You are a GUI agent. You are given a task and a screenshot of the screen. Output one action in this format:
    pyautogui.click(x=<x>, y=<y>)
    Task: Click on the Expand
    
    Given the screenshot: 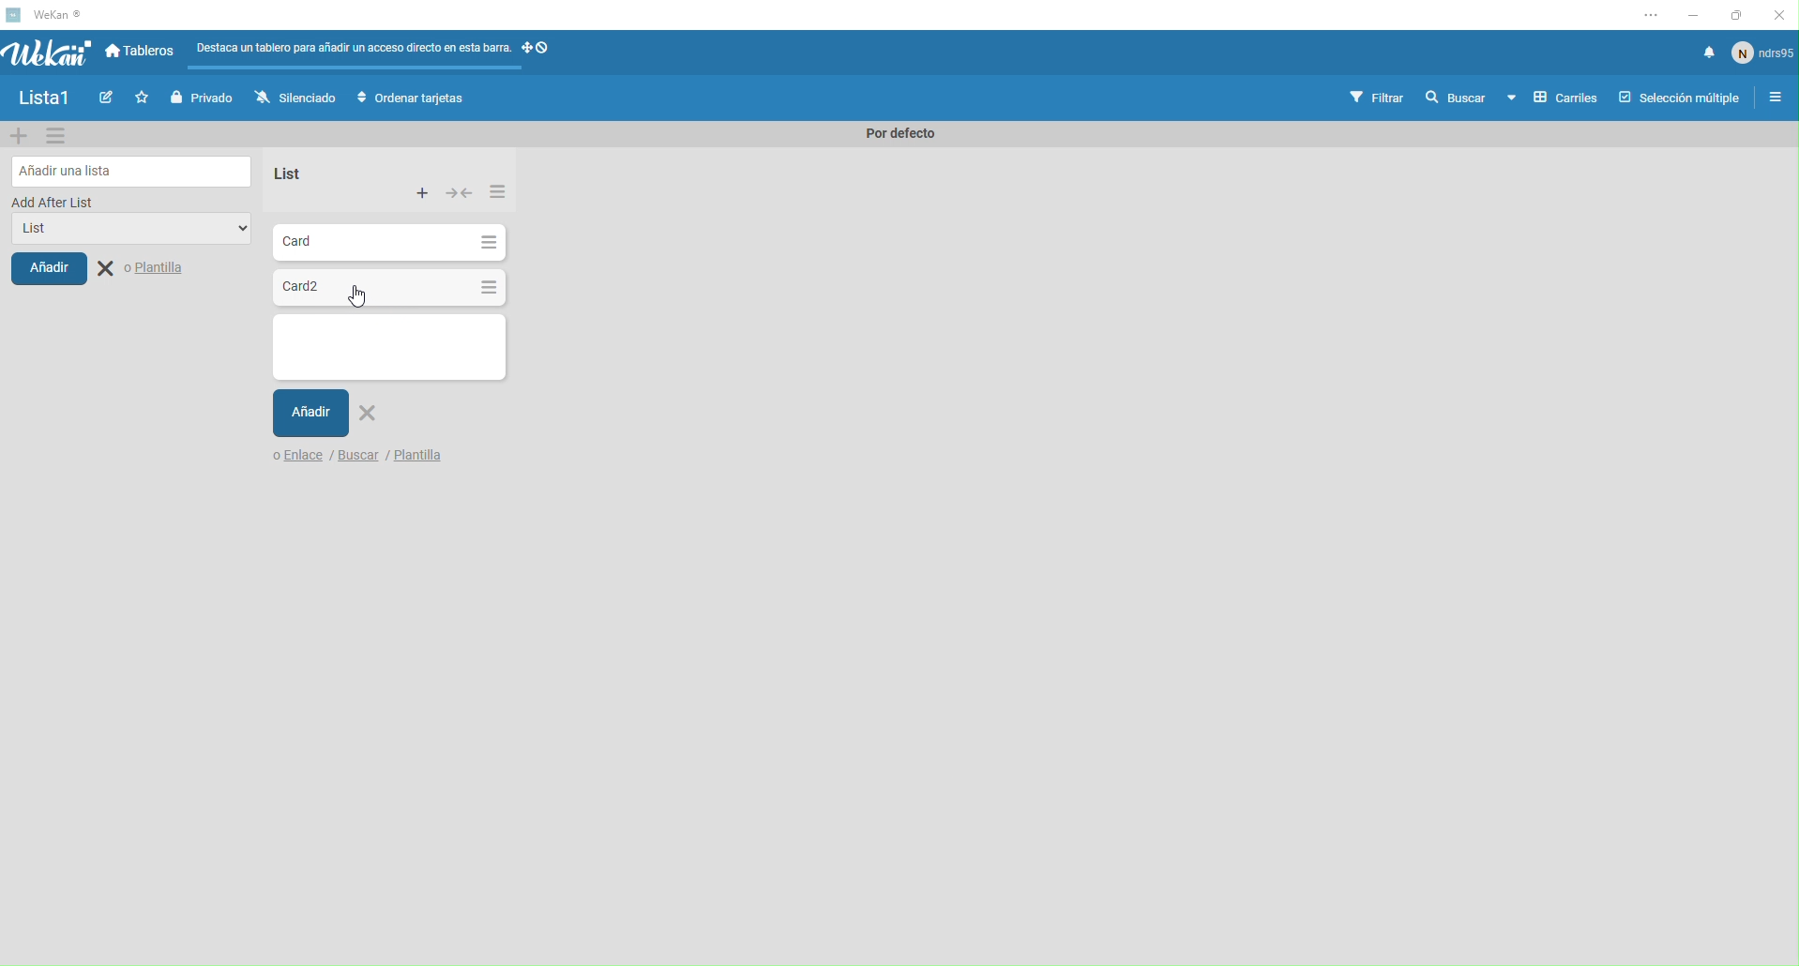 What is the action you would take?
    pyautogui.click(x=460, y=192)
    